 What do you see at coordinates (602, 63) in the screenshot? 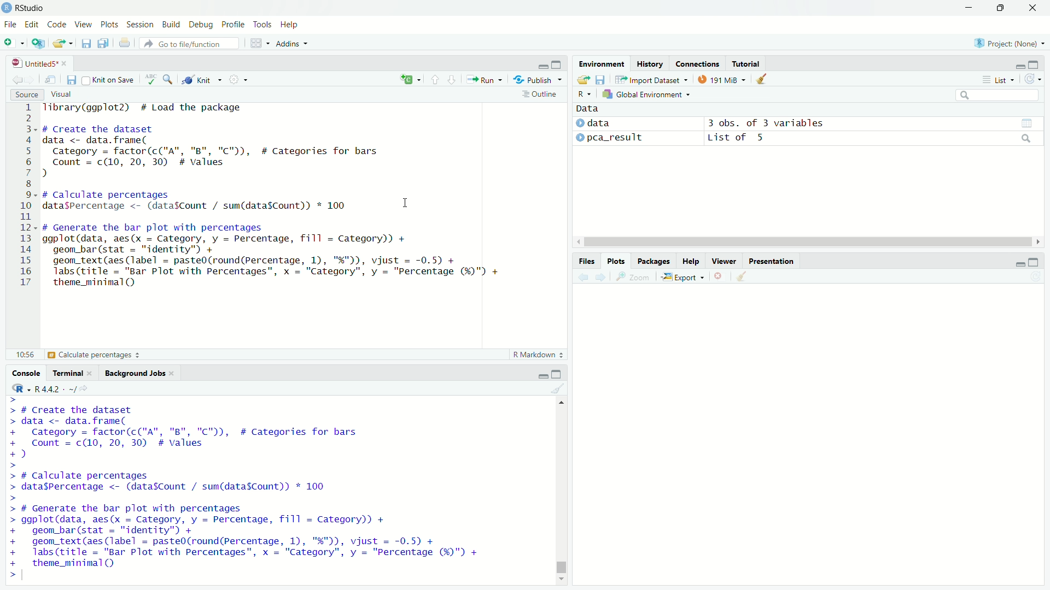
I see `environment` at bounding box center [602, 63].